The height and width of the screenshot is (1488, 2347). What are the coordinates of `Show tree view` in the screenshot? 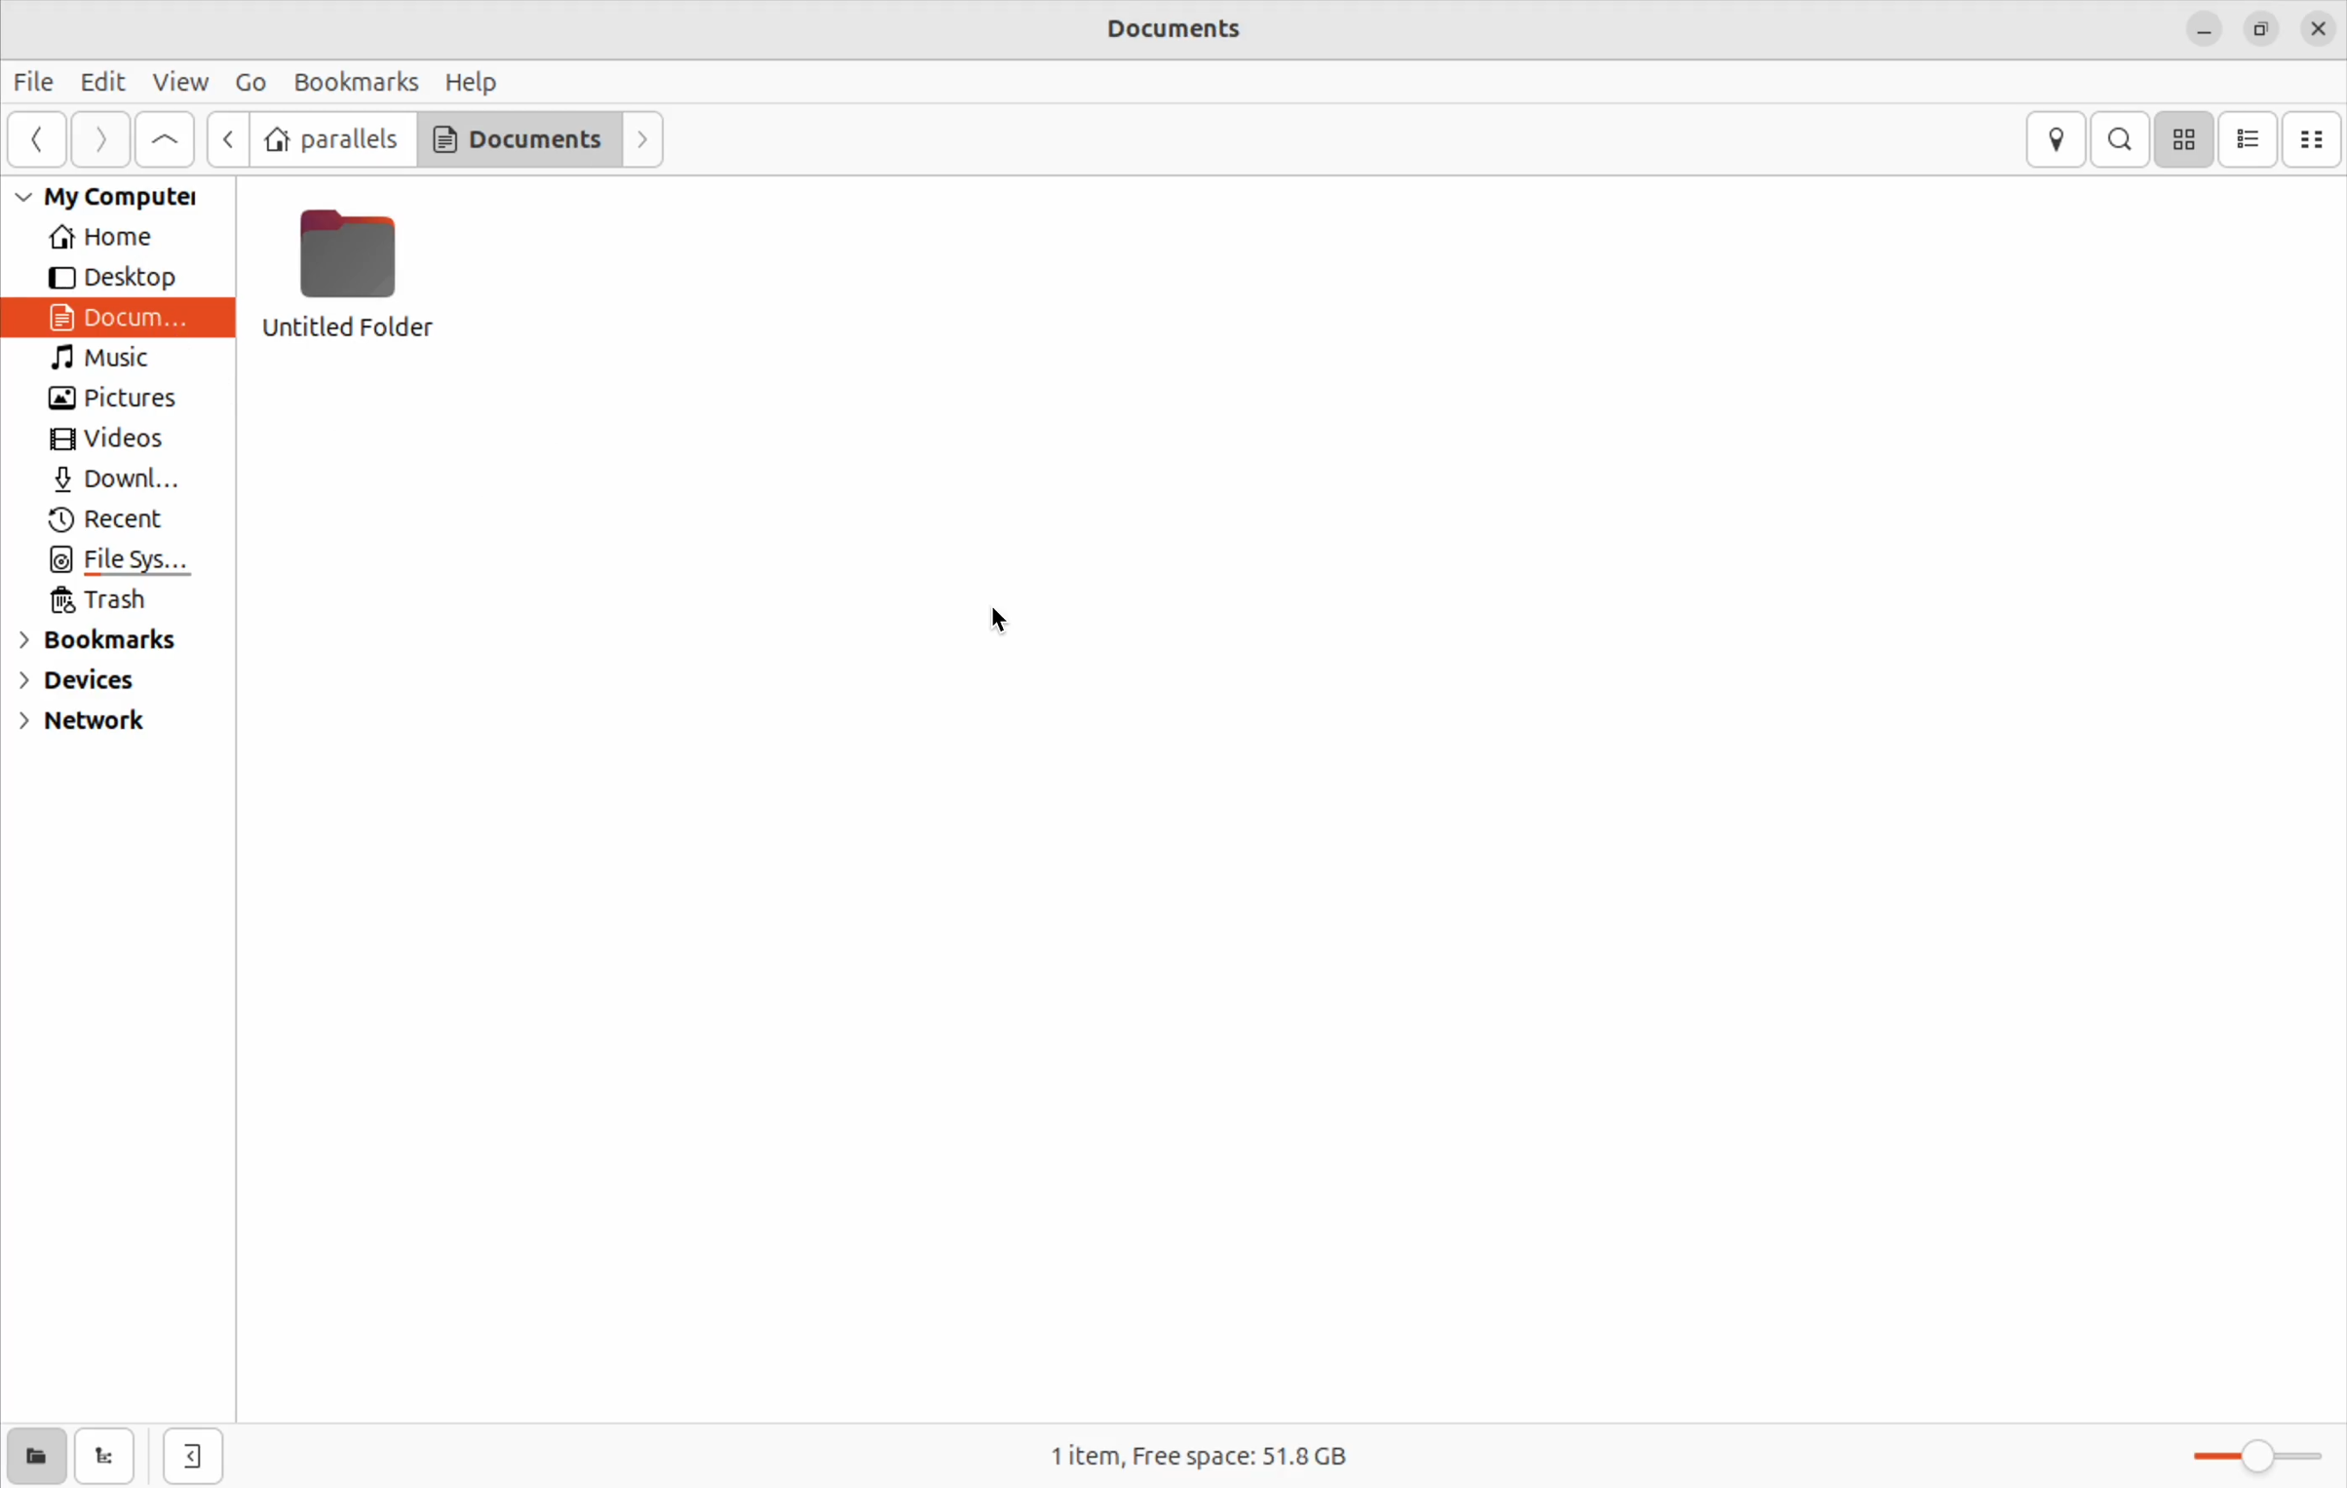 It's located at (103, 1458).